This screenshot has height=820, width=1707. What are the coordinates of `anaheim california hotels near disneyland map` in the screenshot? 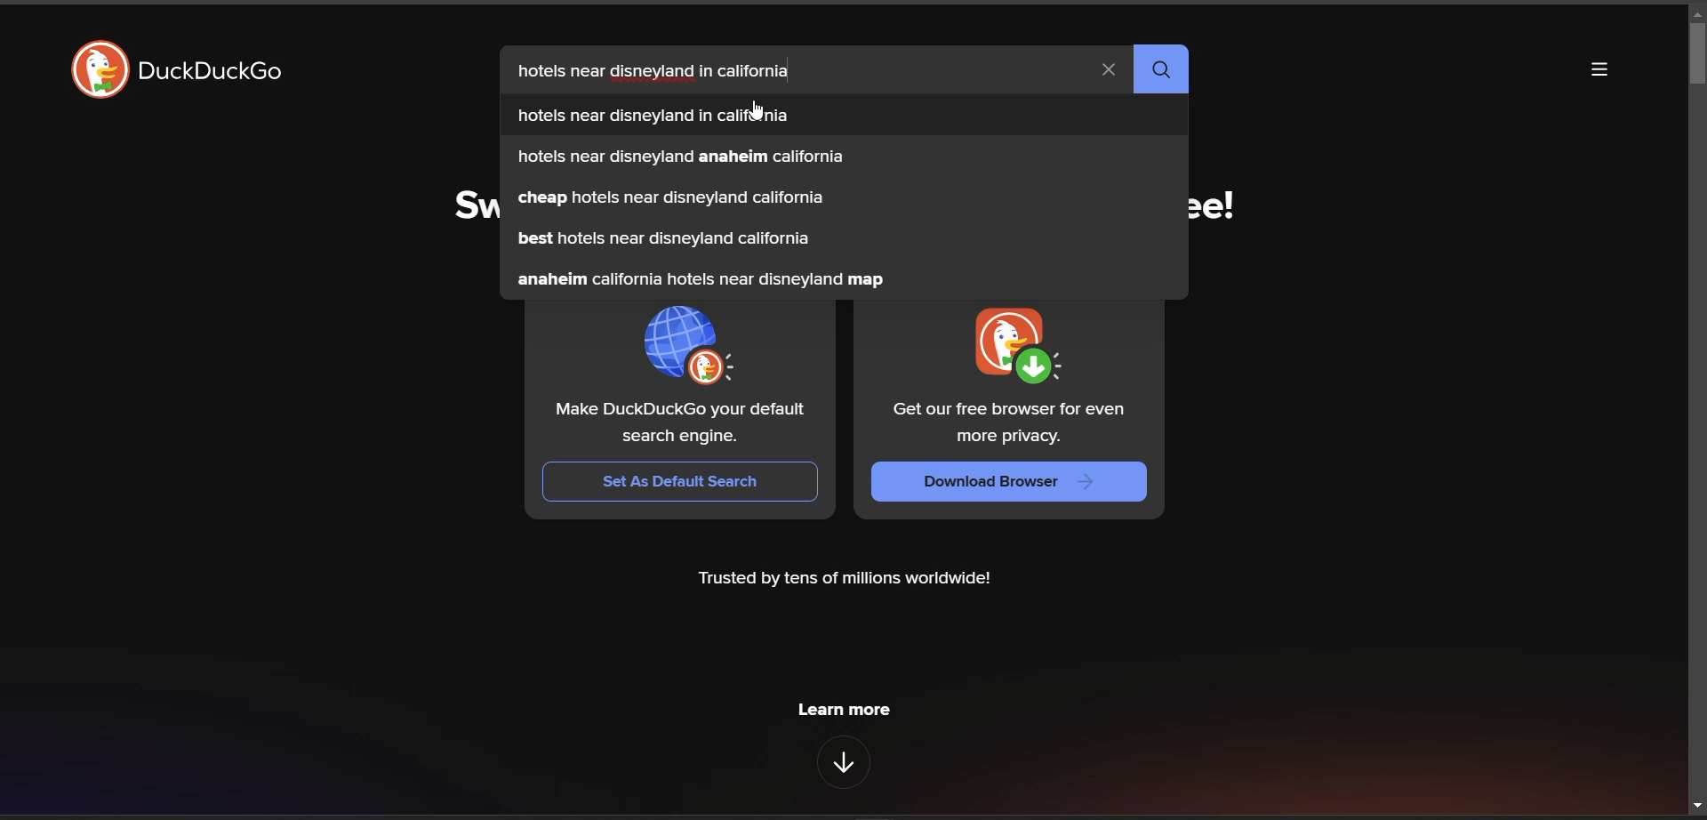 It's located at (701, 279).